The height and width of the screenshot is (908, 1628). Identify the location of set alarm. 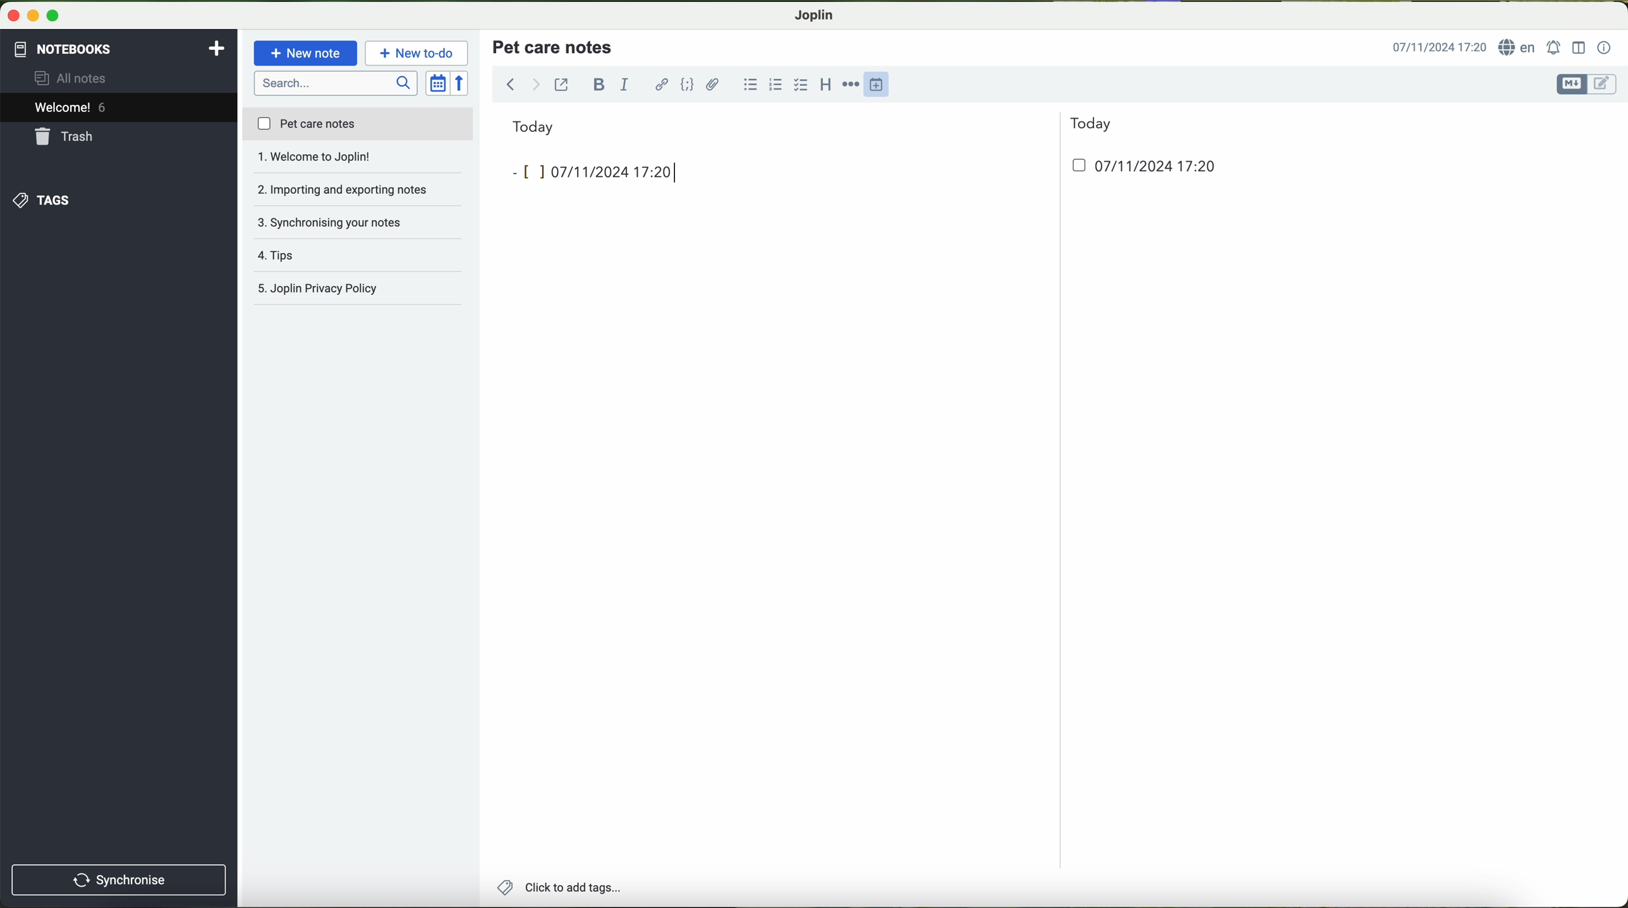
(1555, 47).